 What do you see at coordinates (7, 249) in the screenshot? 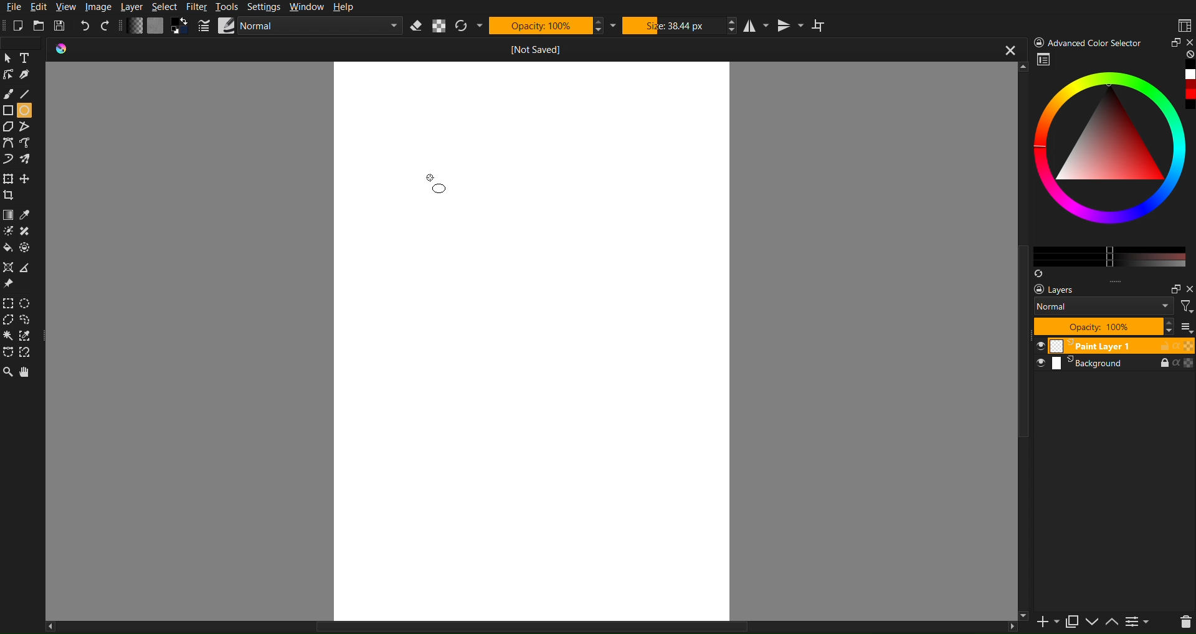
I see `Color fill` at bounding box center [7, 249].